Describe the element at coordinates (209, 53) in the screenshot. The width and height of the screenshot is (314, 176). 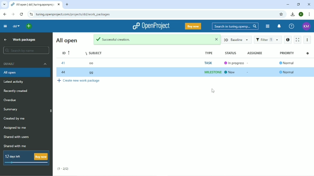
I see `Type` at that location.